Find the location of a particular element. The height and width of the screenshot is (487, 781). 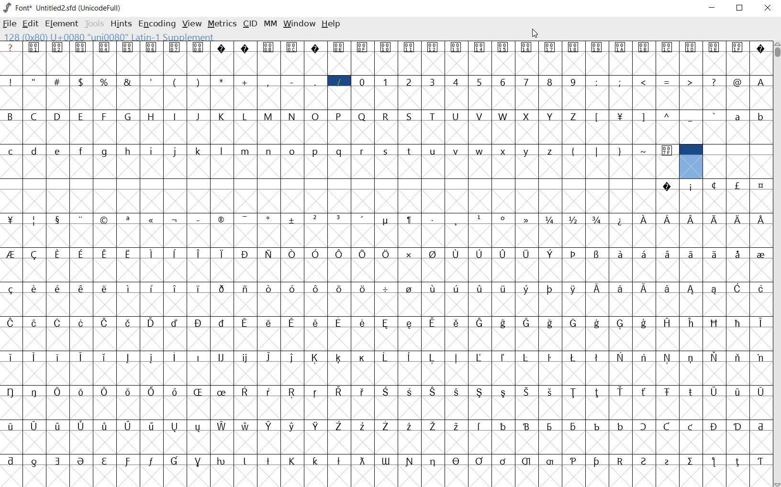

Symbol is located at coordinates (176, 253).